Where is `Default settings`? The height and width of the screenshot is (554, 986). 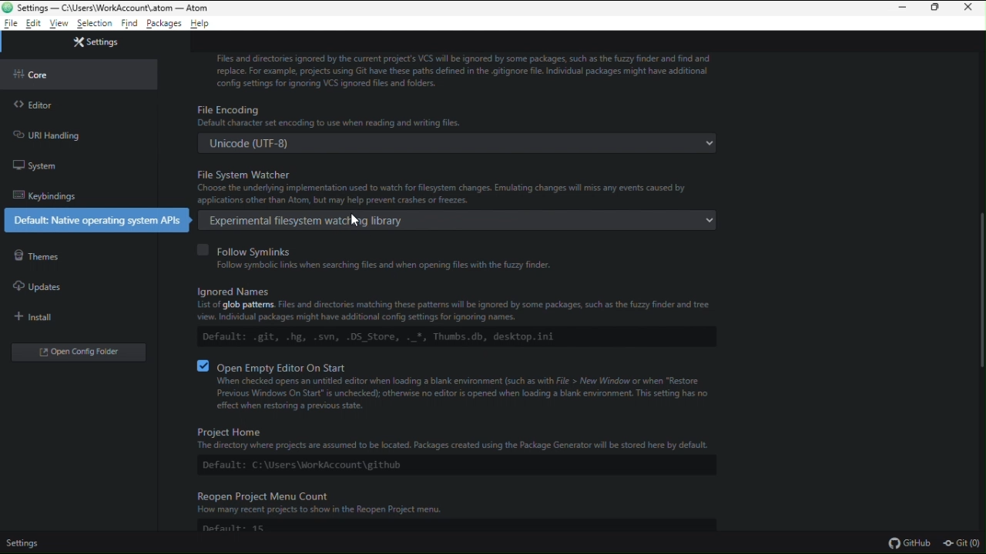
Default settings is located at coordinates (95, 220).